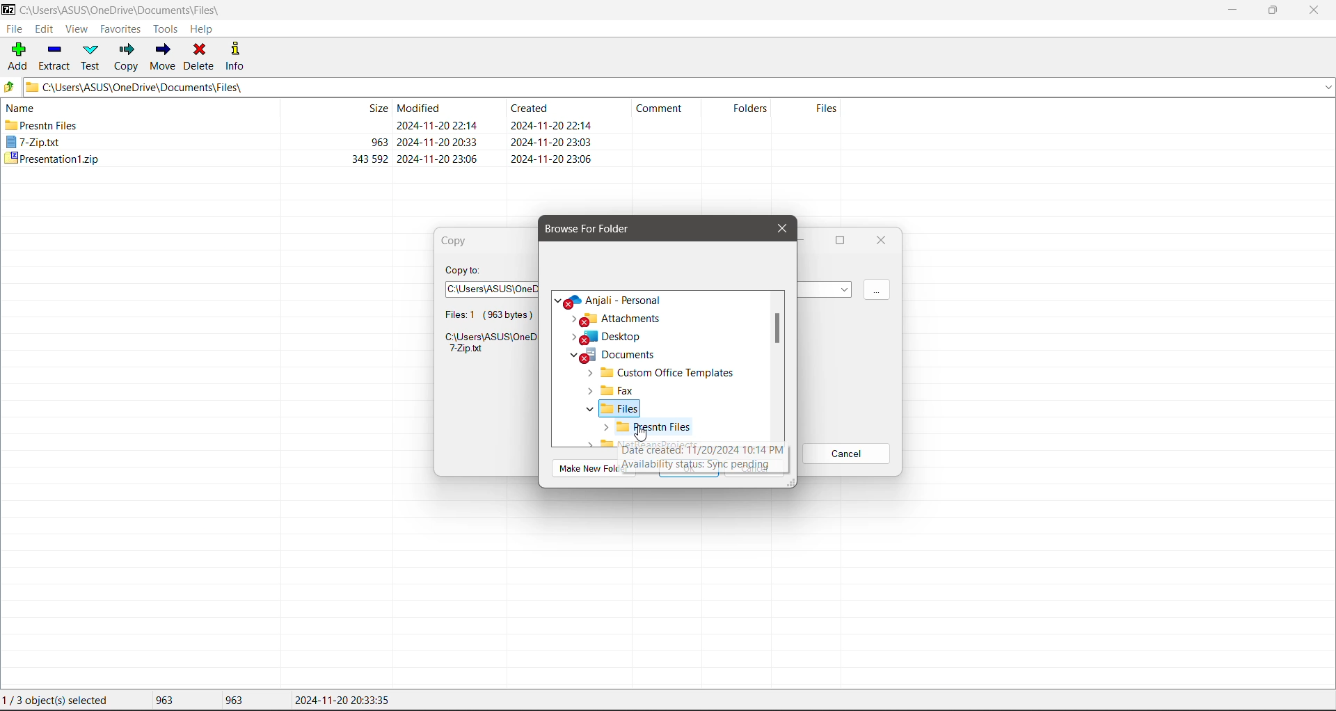 The height and width of the screenshot is (711, 1336). I want to click on Presntn Files, so click(42, 125).